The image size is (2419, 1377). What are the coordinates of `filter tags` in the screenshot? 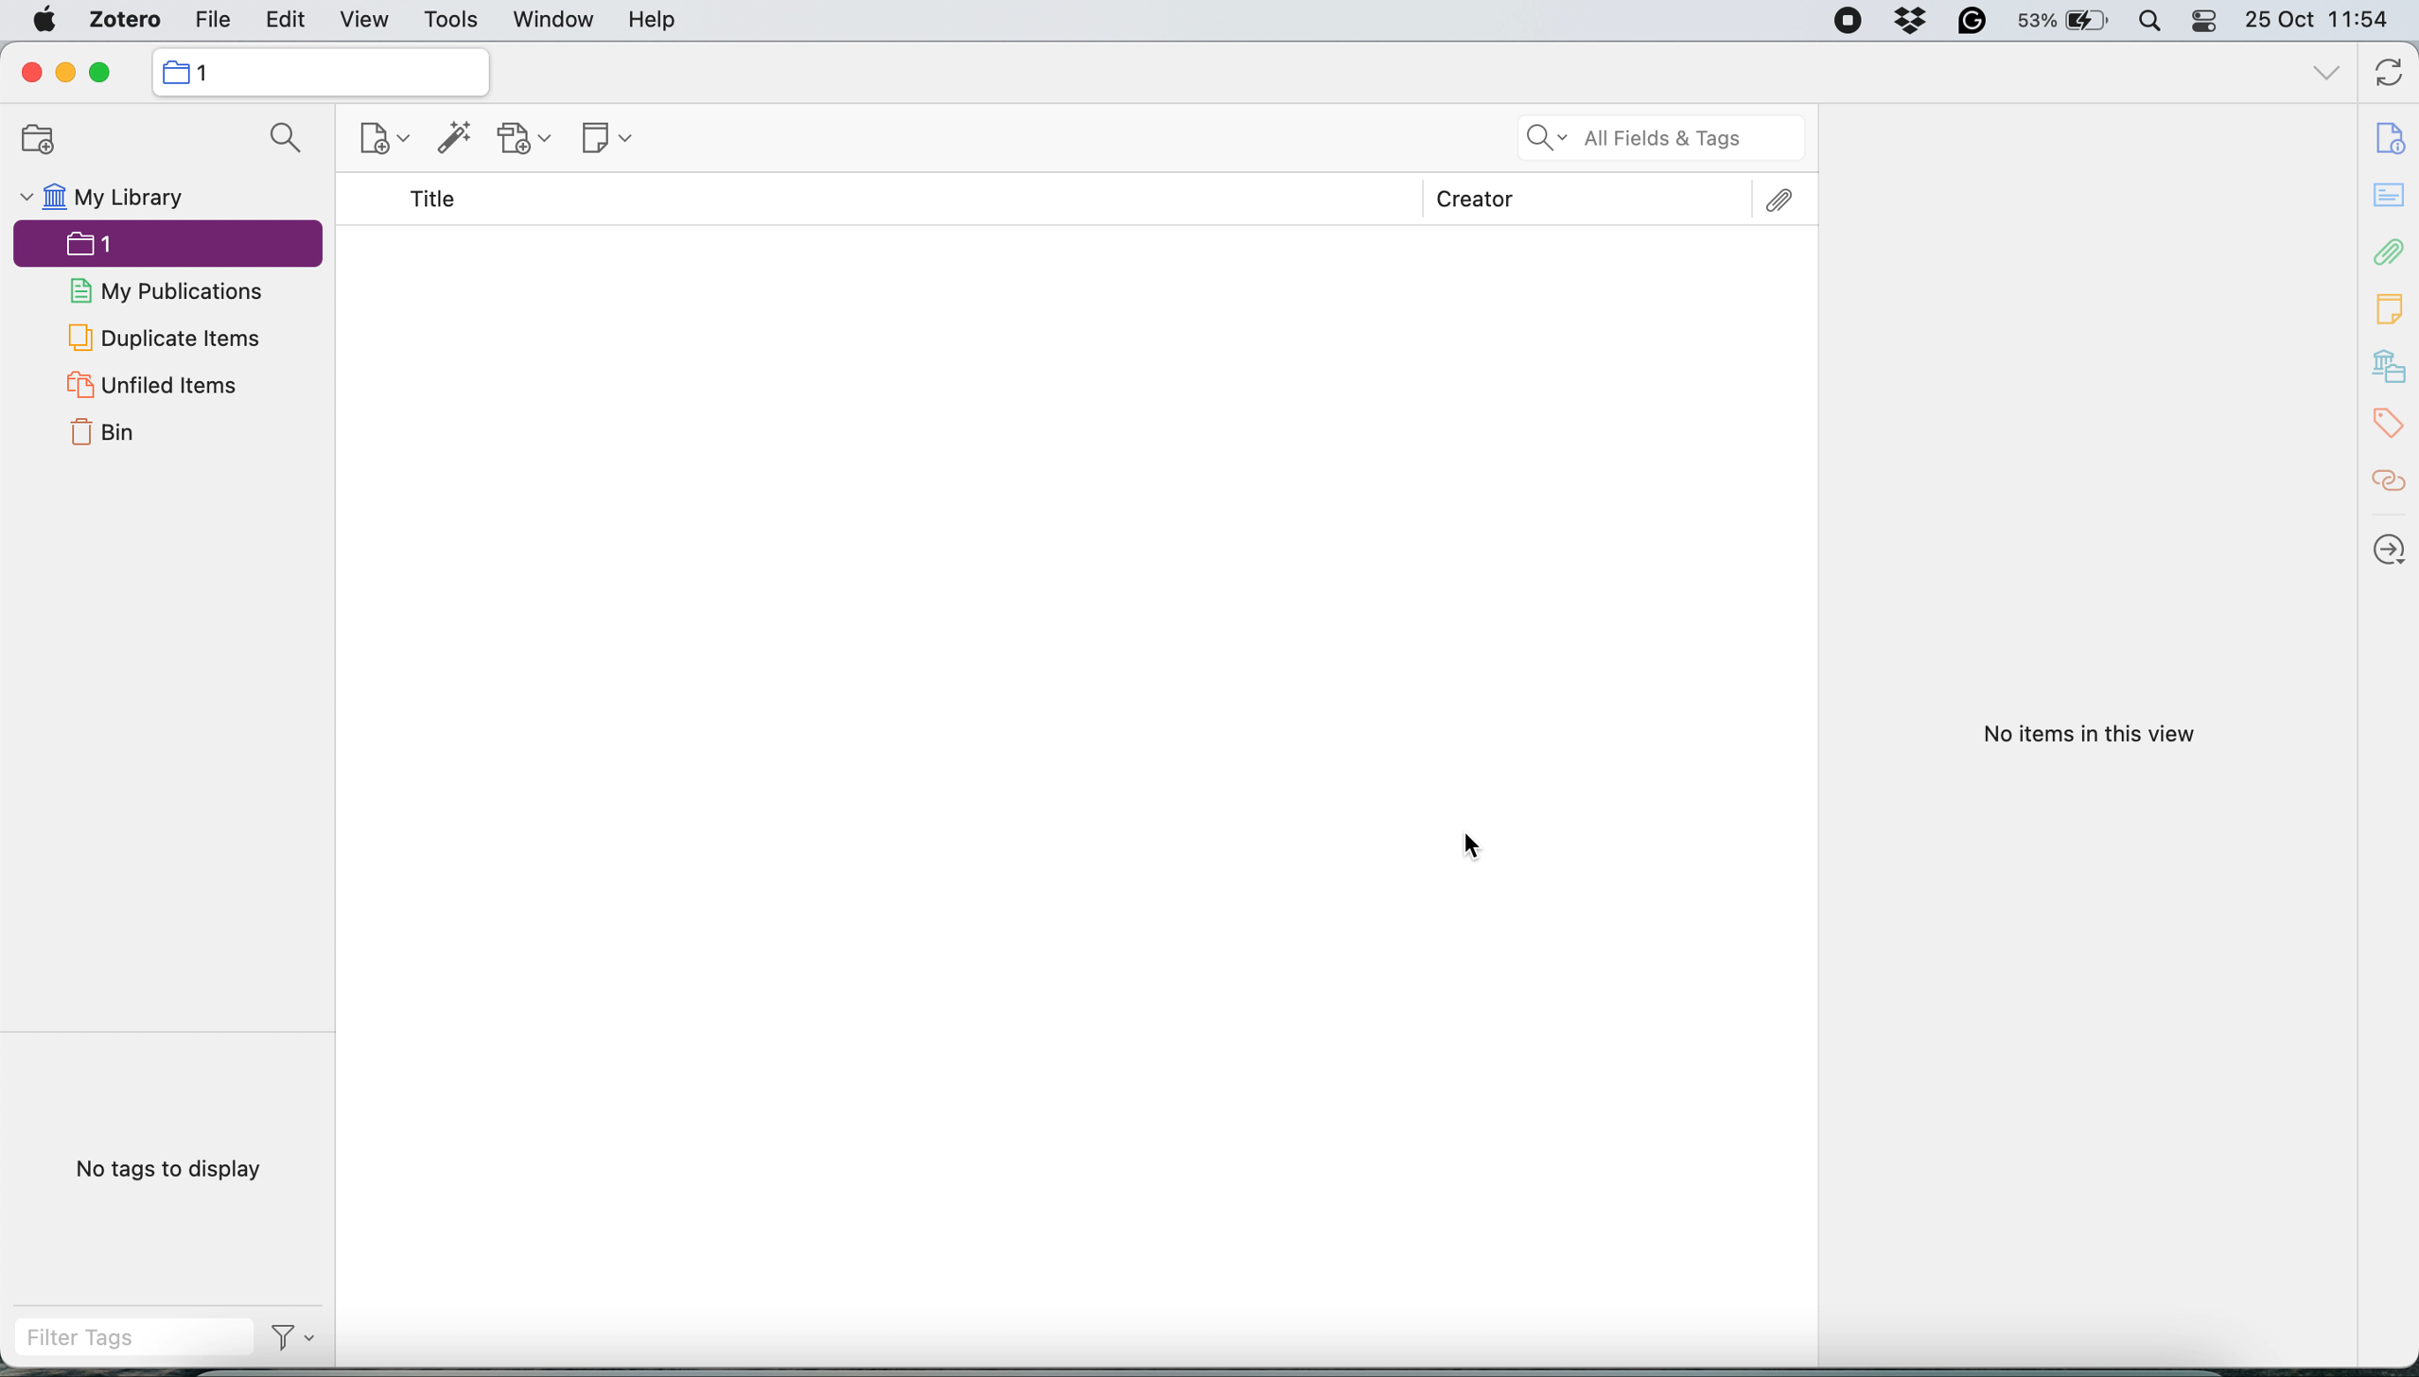 It's located at (129, 1343).